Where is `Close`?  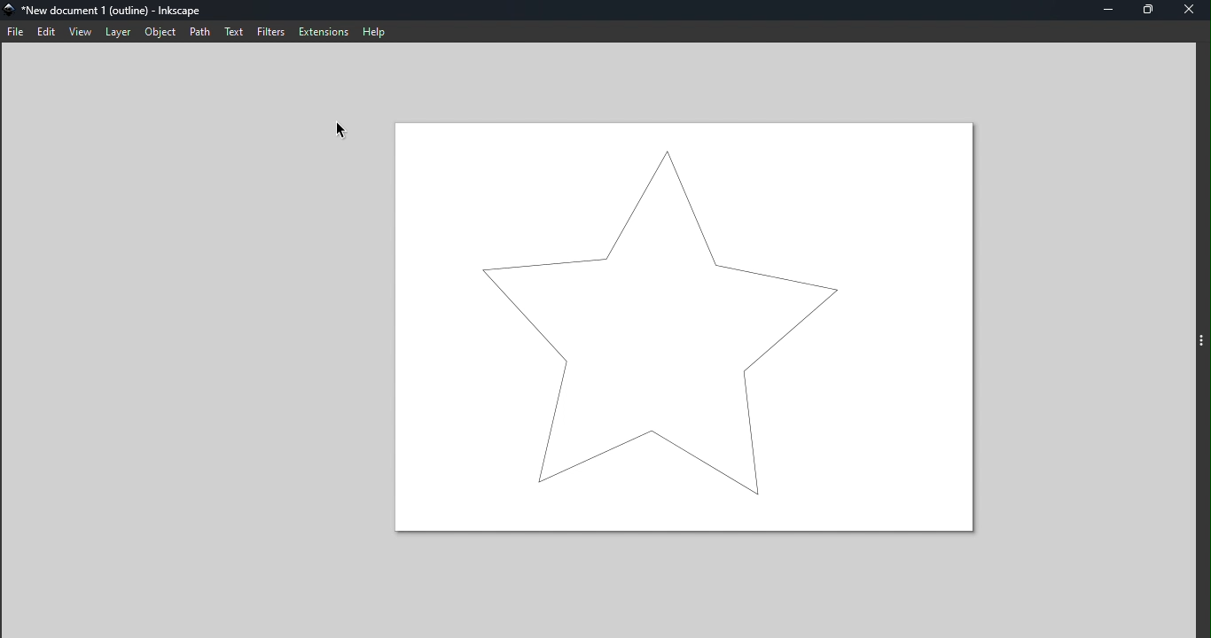
Close is located at coordinates (1190, 11).